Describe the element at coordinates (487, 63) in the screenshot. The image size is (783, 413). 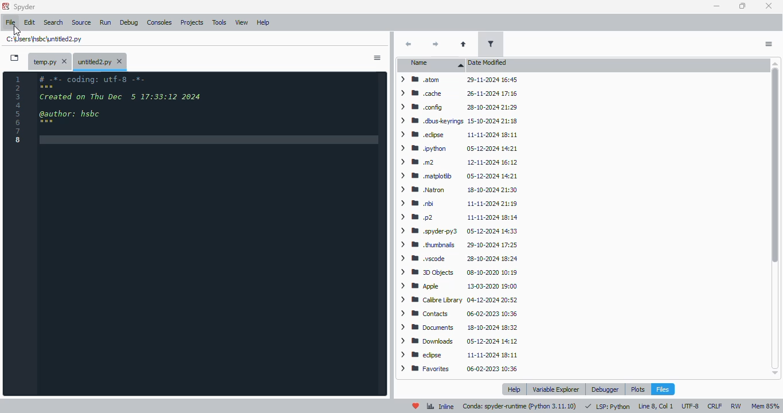
I see `date modified` at that location.